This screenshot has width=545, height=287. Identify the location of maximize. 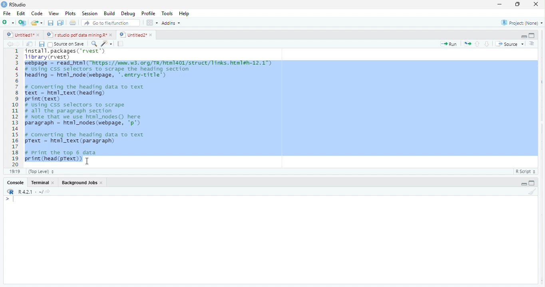
(499, 5).